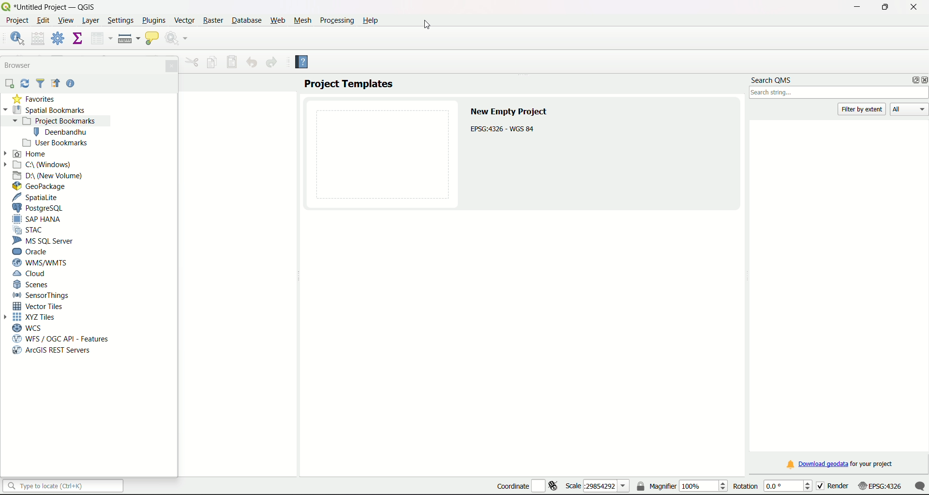  What do you see at coordinates (211, 63) in the screenshot?
I see `Copy feature` at bounding box center [211, 63].